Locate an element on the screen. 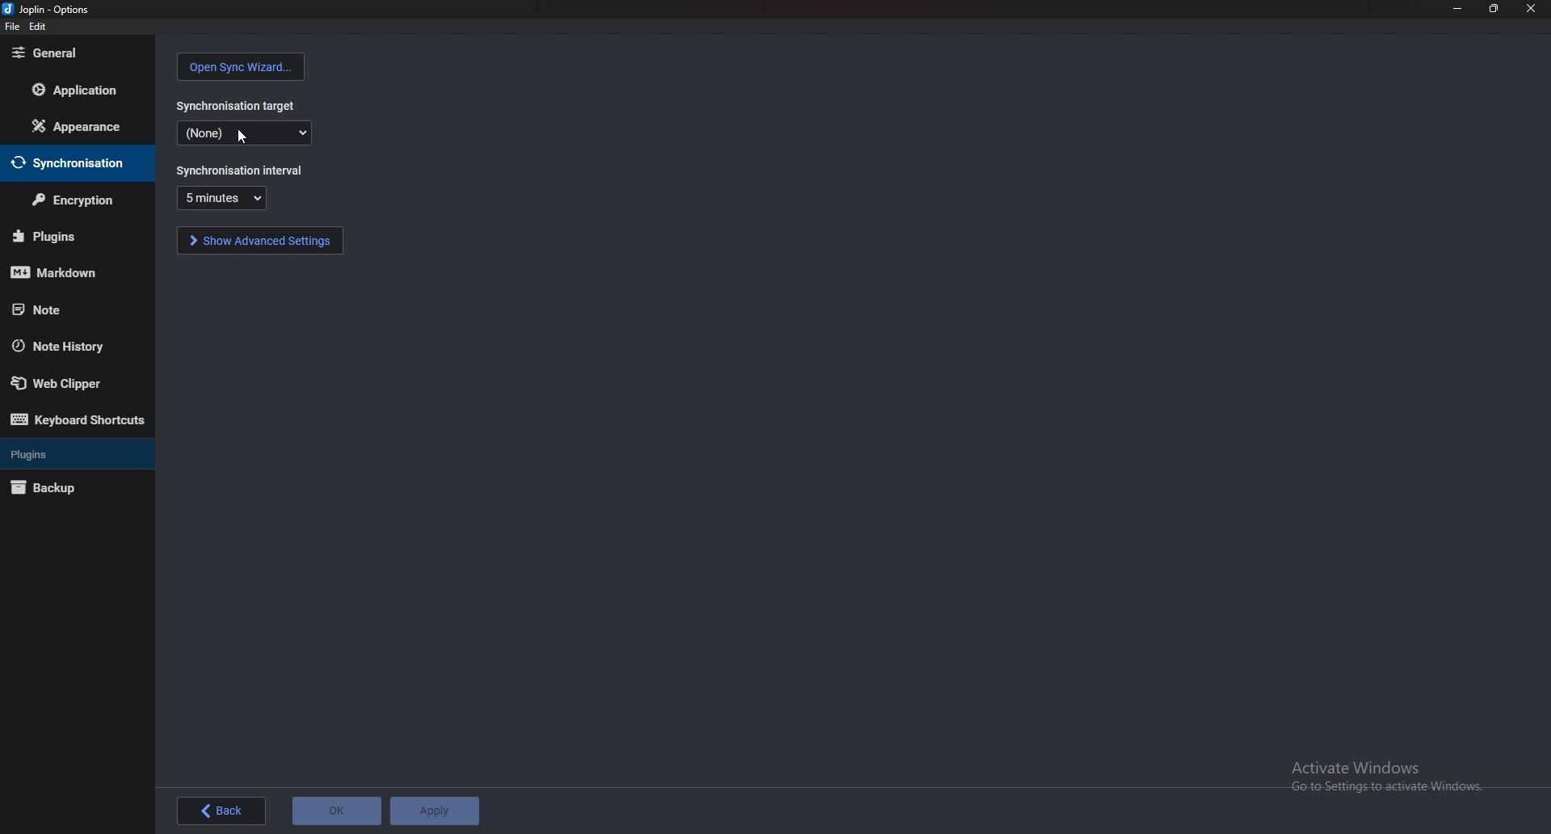 Image resolution: width=1551 pixels, height=834 pixels. Synchronization target is located at coordinates (235, 105).